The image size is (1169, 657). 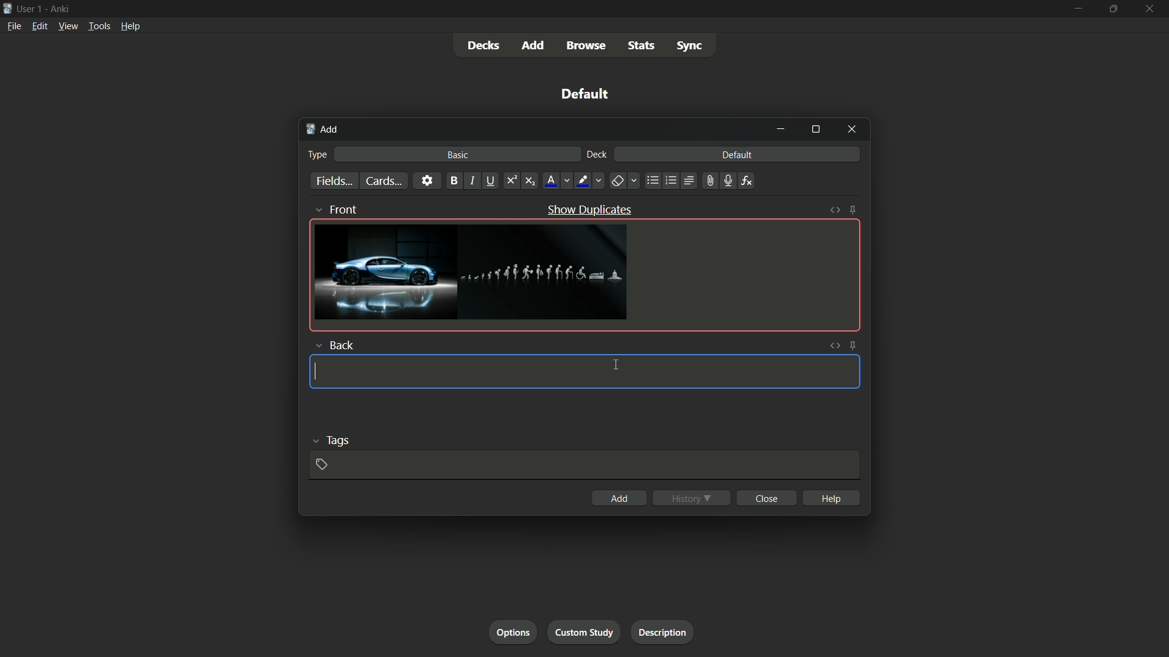 What do you see at coordinates (321, 129) in the screenshot?
I see `add` at bounding box center [321, 129].